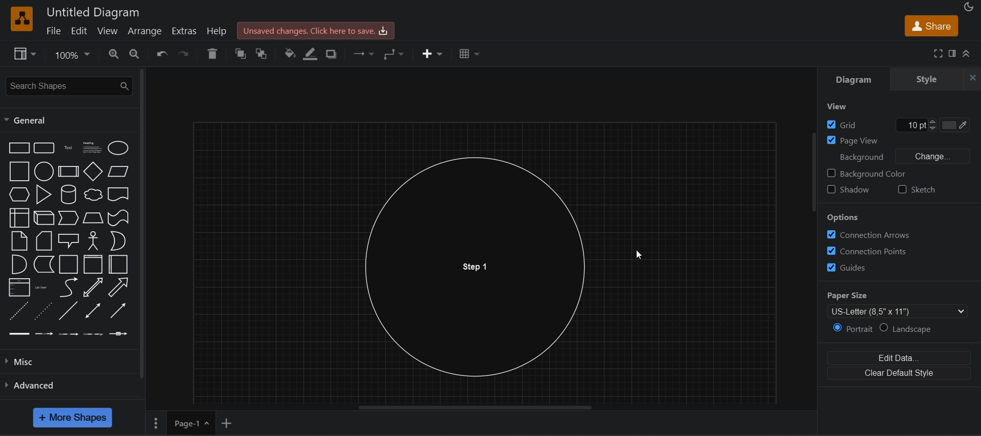 This screenshot has height=436, width=981. What do you see at coordinates (66, 334) in the screenshot?
I see `Connector 3` at bounding box center [66, 334].